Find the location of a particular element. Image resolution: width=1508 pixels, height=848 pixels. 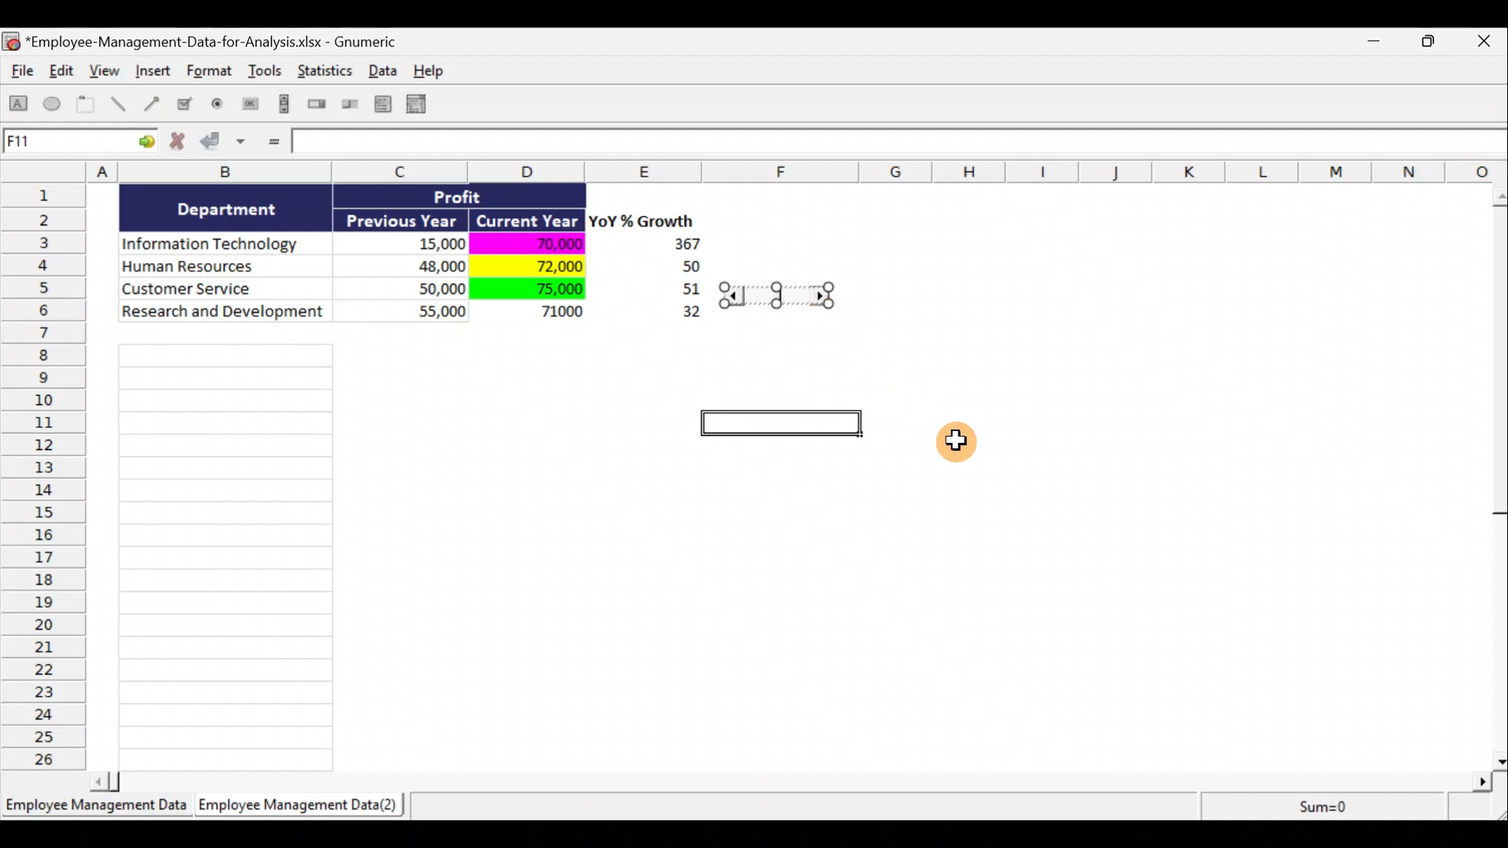

Format is located at coordinates (211, 74).